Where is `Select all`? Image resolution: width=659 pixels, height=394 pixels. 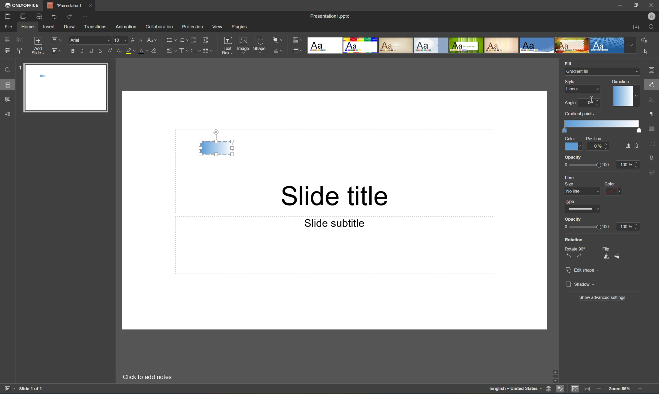 Select all is located at coordinates (646, 52).